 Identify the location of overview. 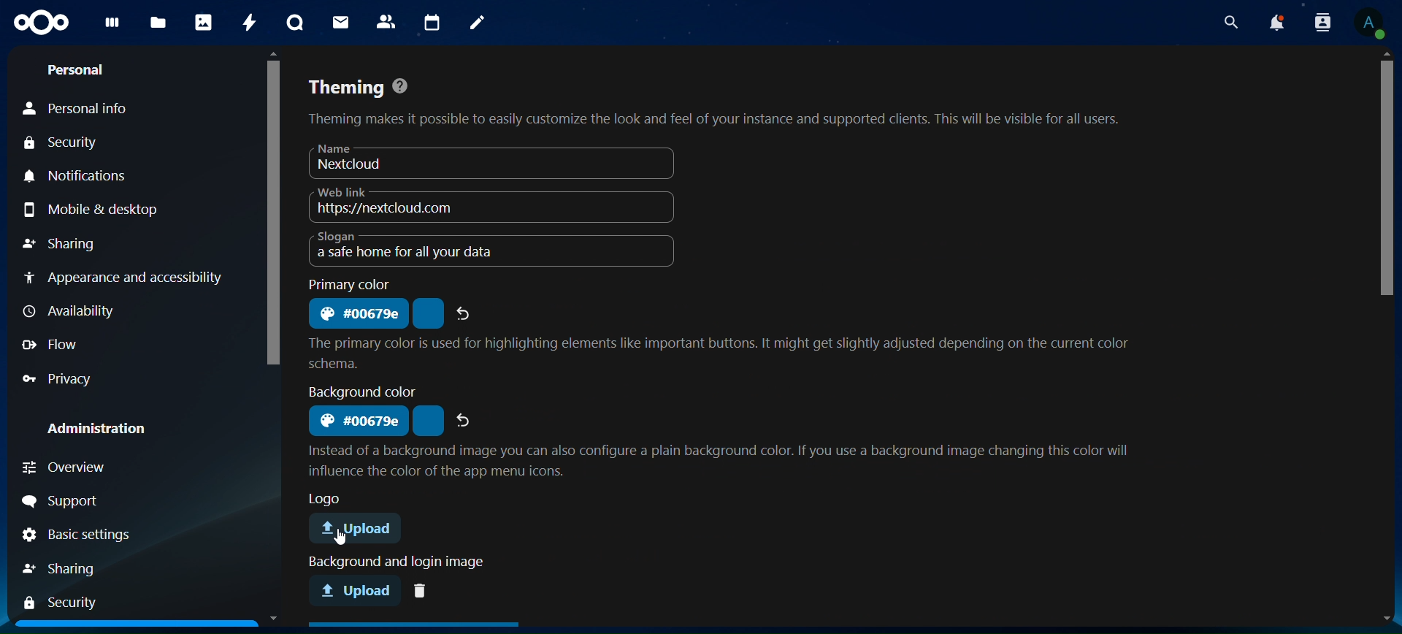
(78, 466).